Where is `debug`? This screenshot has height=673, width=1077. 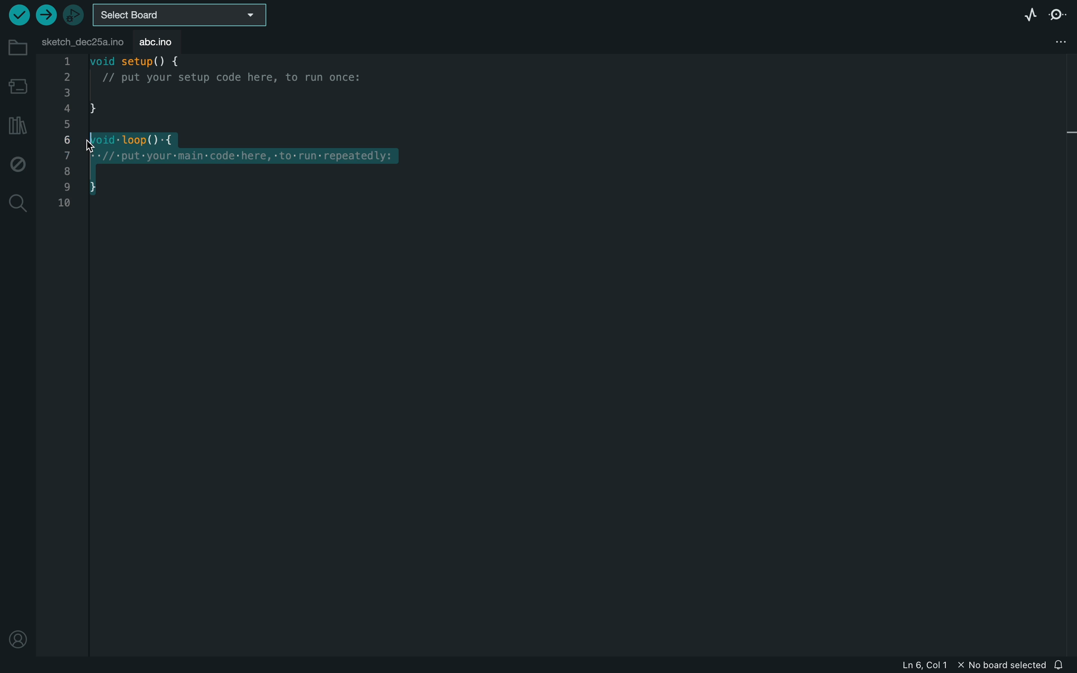 debug is located at coordinates (17, 163).